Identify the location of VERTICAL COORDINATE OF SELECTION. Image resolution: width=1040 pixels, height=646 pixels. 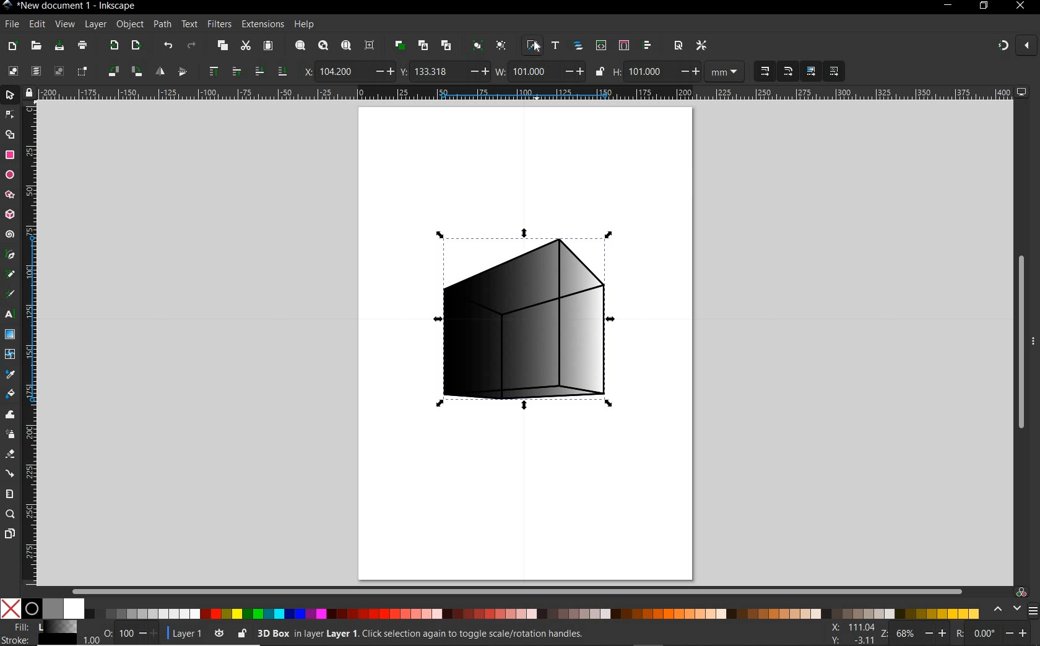
(404, 71).